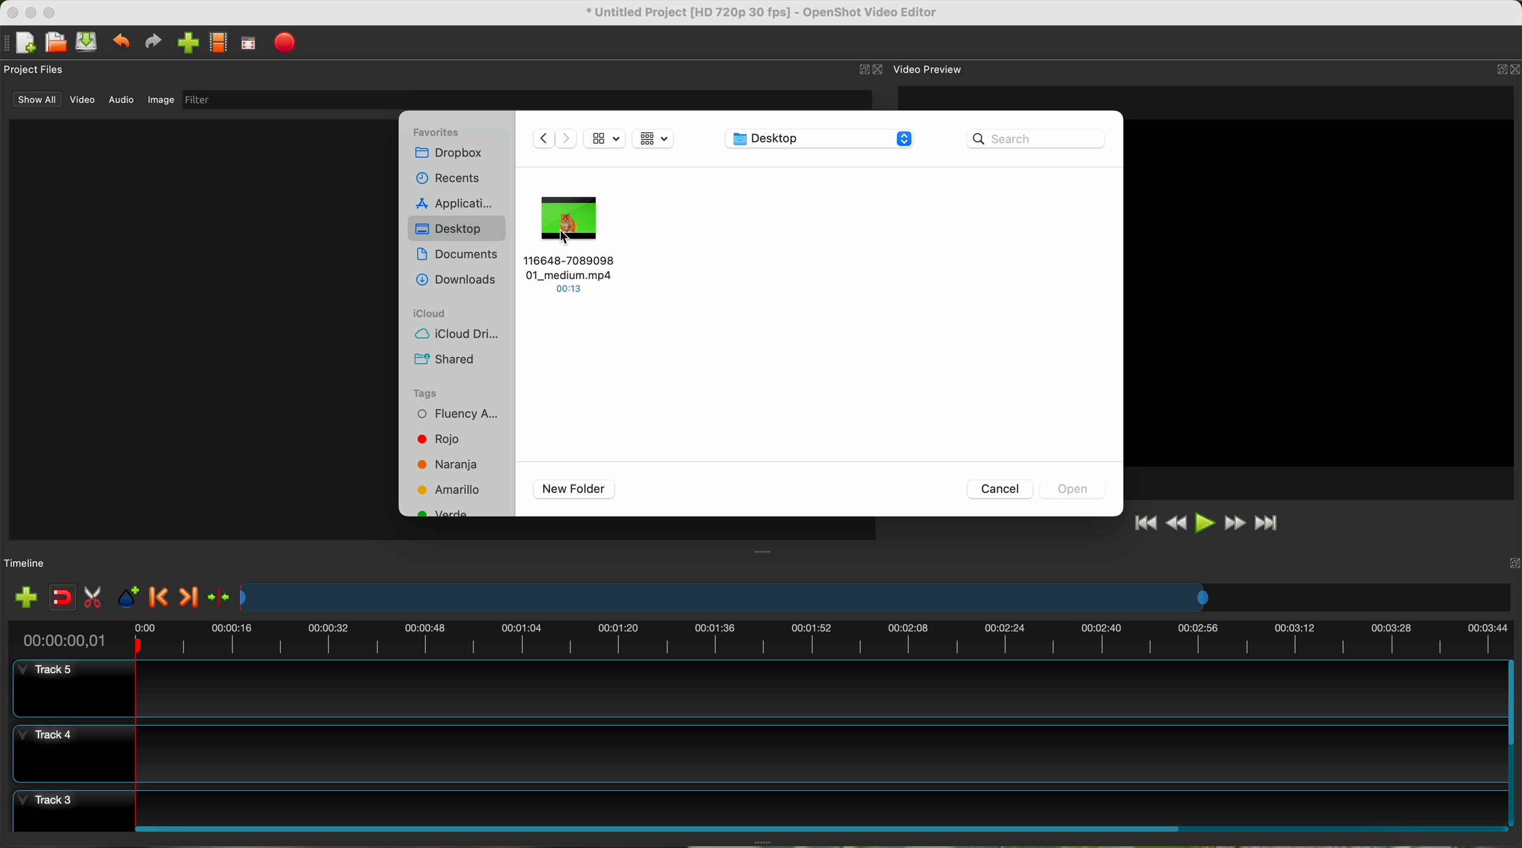 This screenshot has height=848, width=1522. Describe the element at coordinates (458, 230) in the screenshot. I see `click on desktop` at that location.